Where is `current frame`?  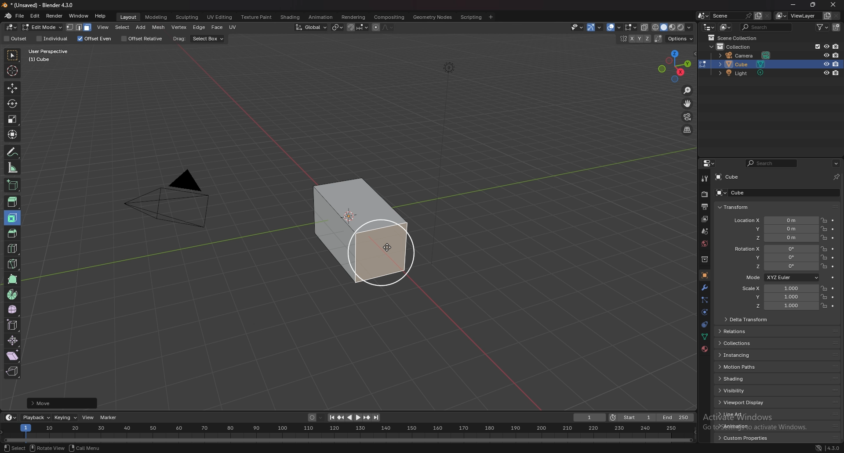 current frame is located at coordinates (590, 417).